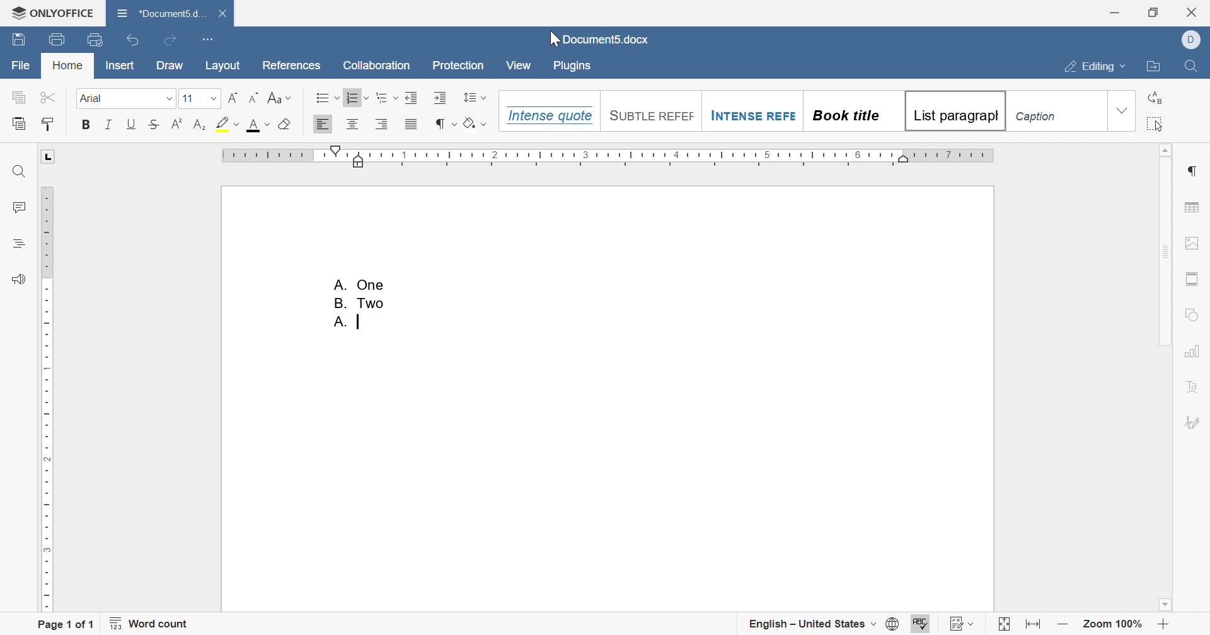  I want to click on comments, so click(20, 205).